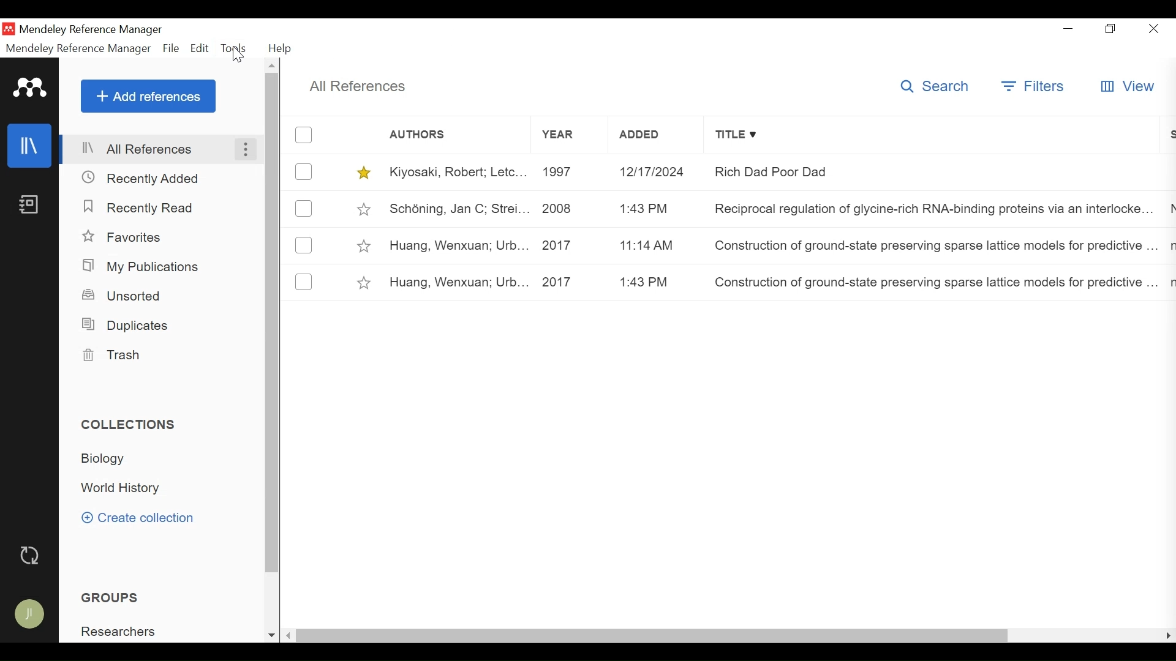 The height and width of the screenshot is (661, 1176). What do you see at coordinates (571, 209) in the screenshot?
I see `2008` at bounding box center [571, 209].